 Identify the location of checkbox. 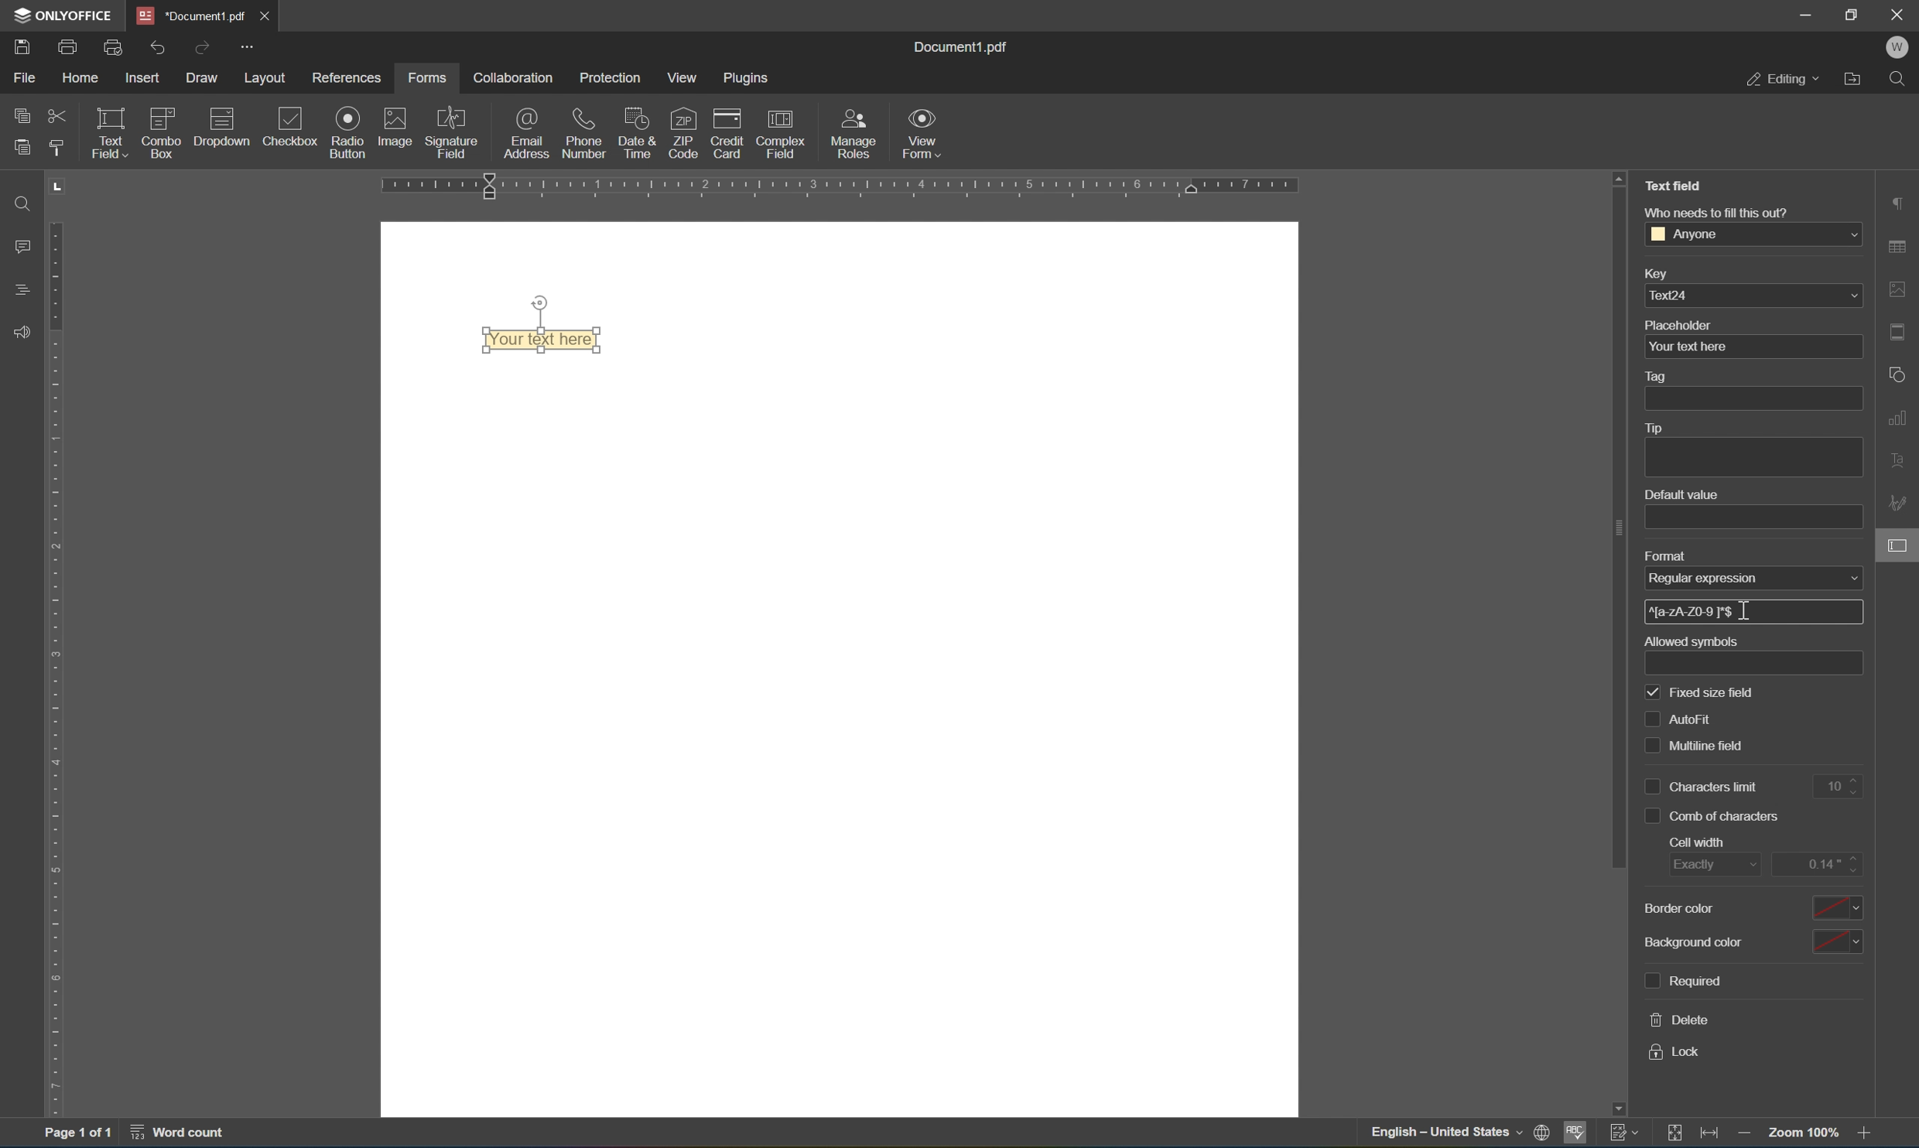
(294, 128).